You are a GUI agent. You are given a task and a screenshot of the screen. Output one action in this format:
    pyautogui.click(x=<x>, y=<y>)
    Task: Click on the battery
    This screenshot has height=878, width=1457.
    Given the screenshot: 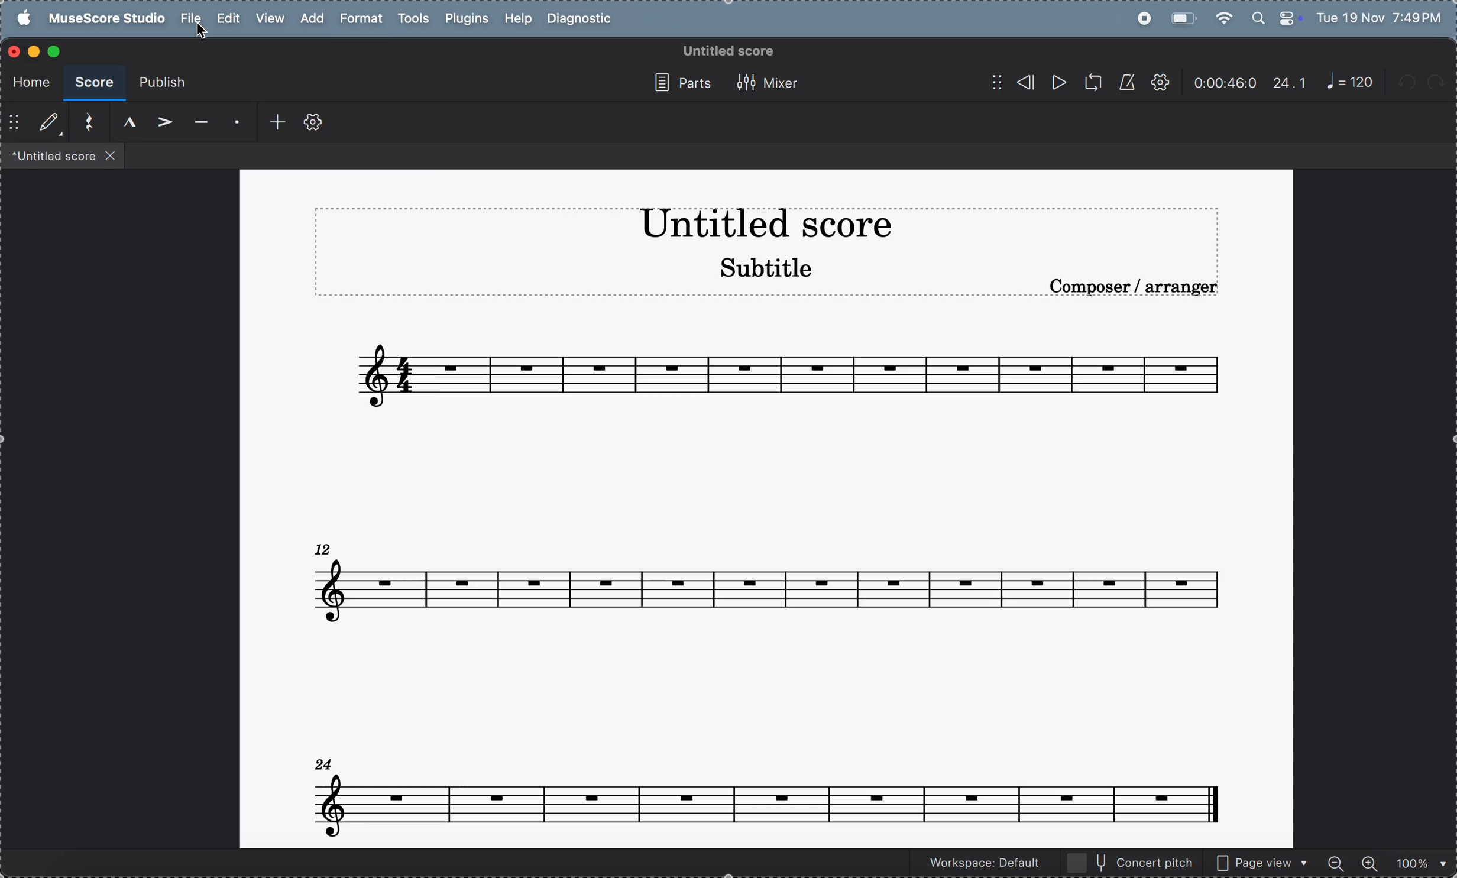 What is the action you would take?
    pyautogui.click(x=1181, y=17)
    